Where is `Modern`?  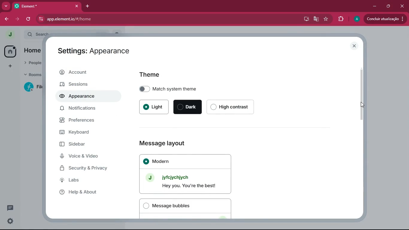 Modern is located at coordinates (185, 174).